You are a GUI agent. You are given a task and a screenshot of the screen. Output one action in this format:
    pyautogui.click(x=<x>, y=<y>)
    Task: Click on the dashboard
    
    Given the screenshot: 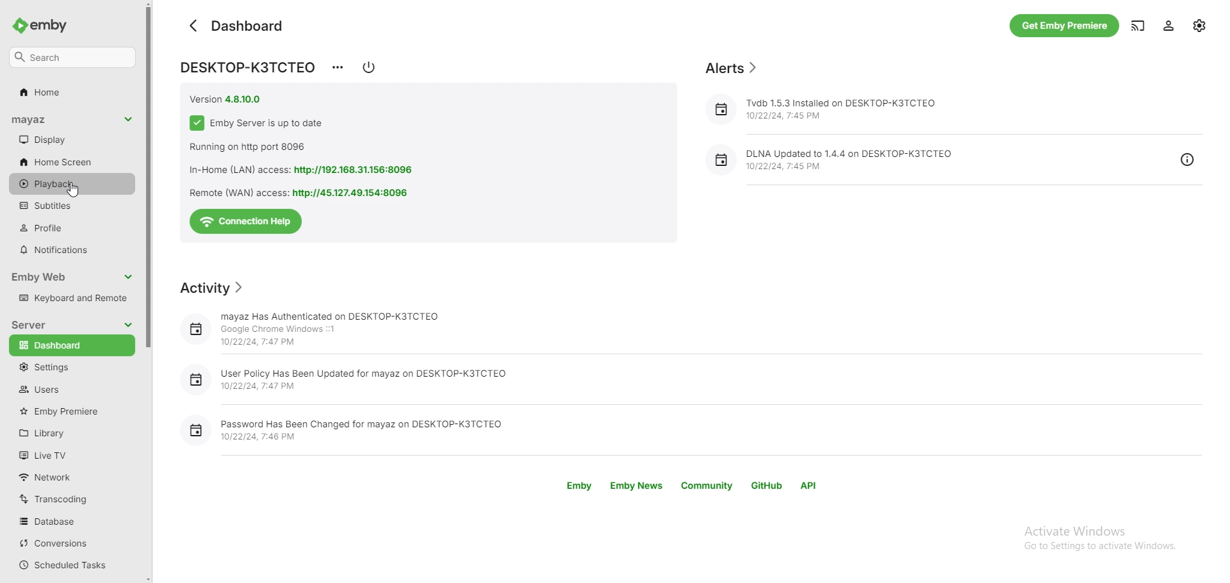 What is the action you would take?
    pyautogui.click(x=72, y=346)
    